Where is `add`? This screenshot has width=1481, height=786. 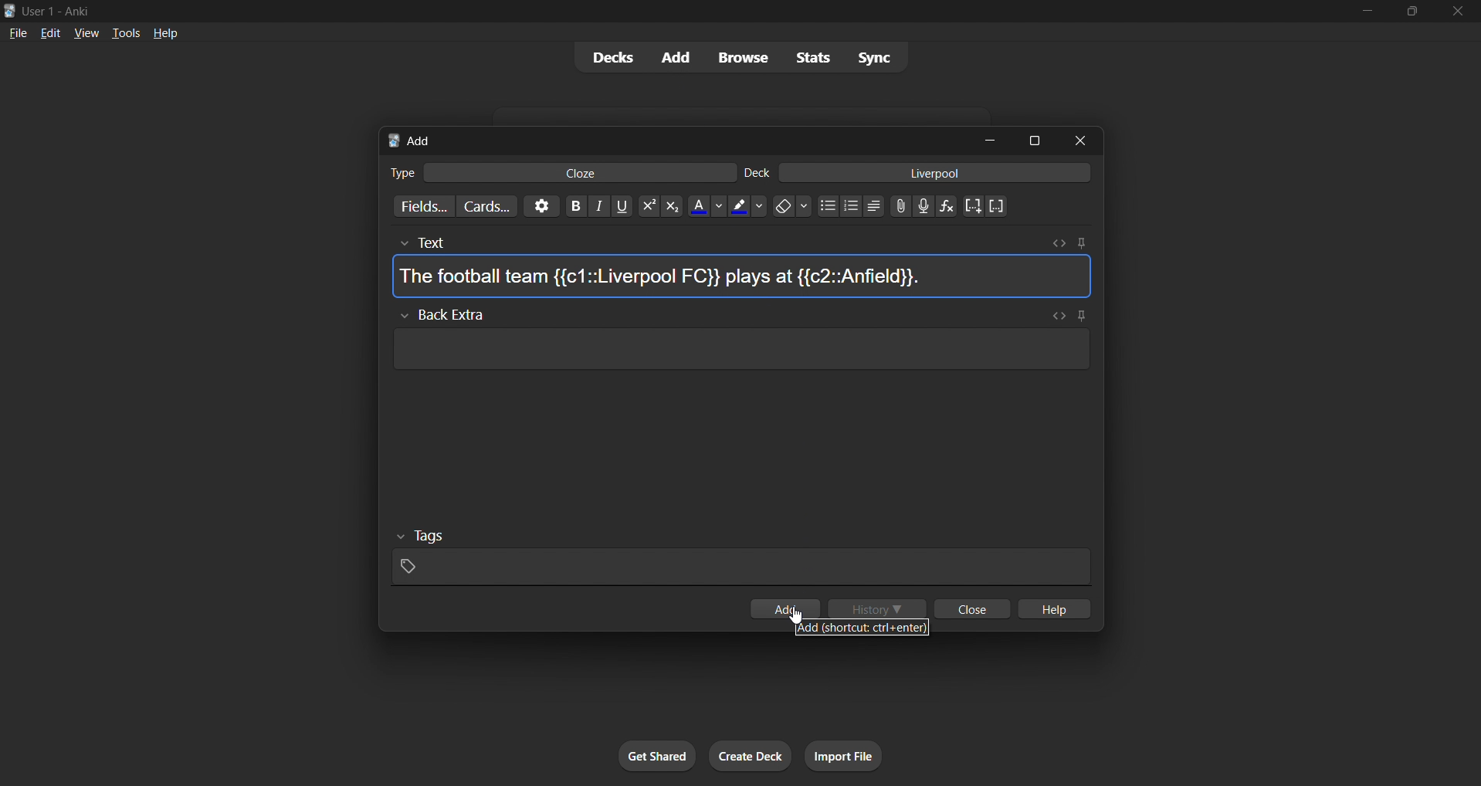 add is located at coordinates (680, 58).